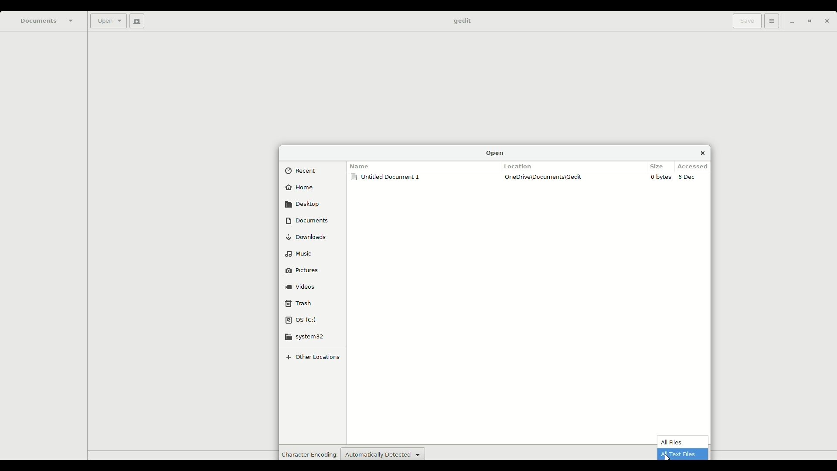  Describe the element at coordinates (462, 21) in the screenshot. I see `gedit` at that location.